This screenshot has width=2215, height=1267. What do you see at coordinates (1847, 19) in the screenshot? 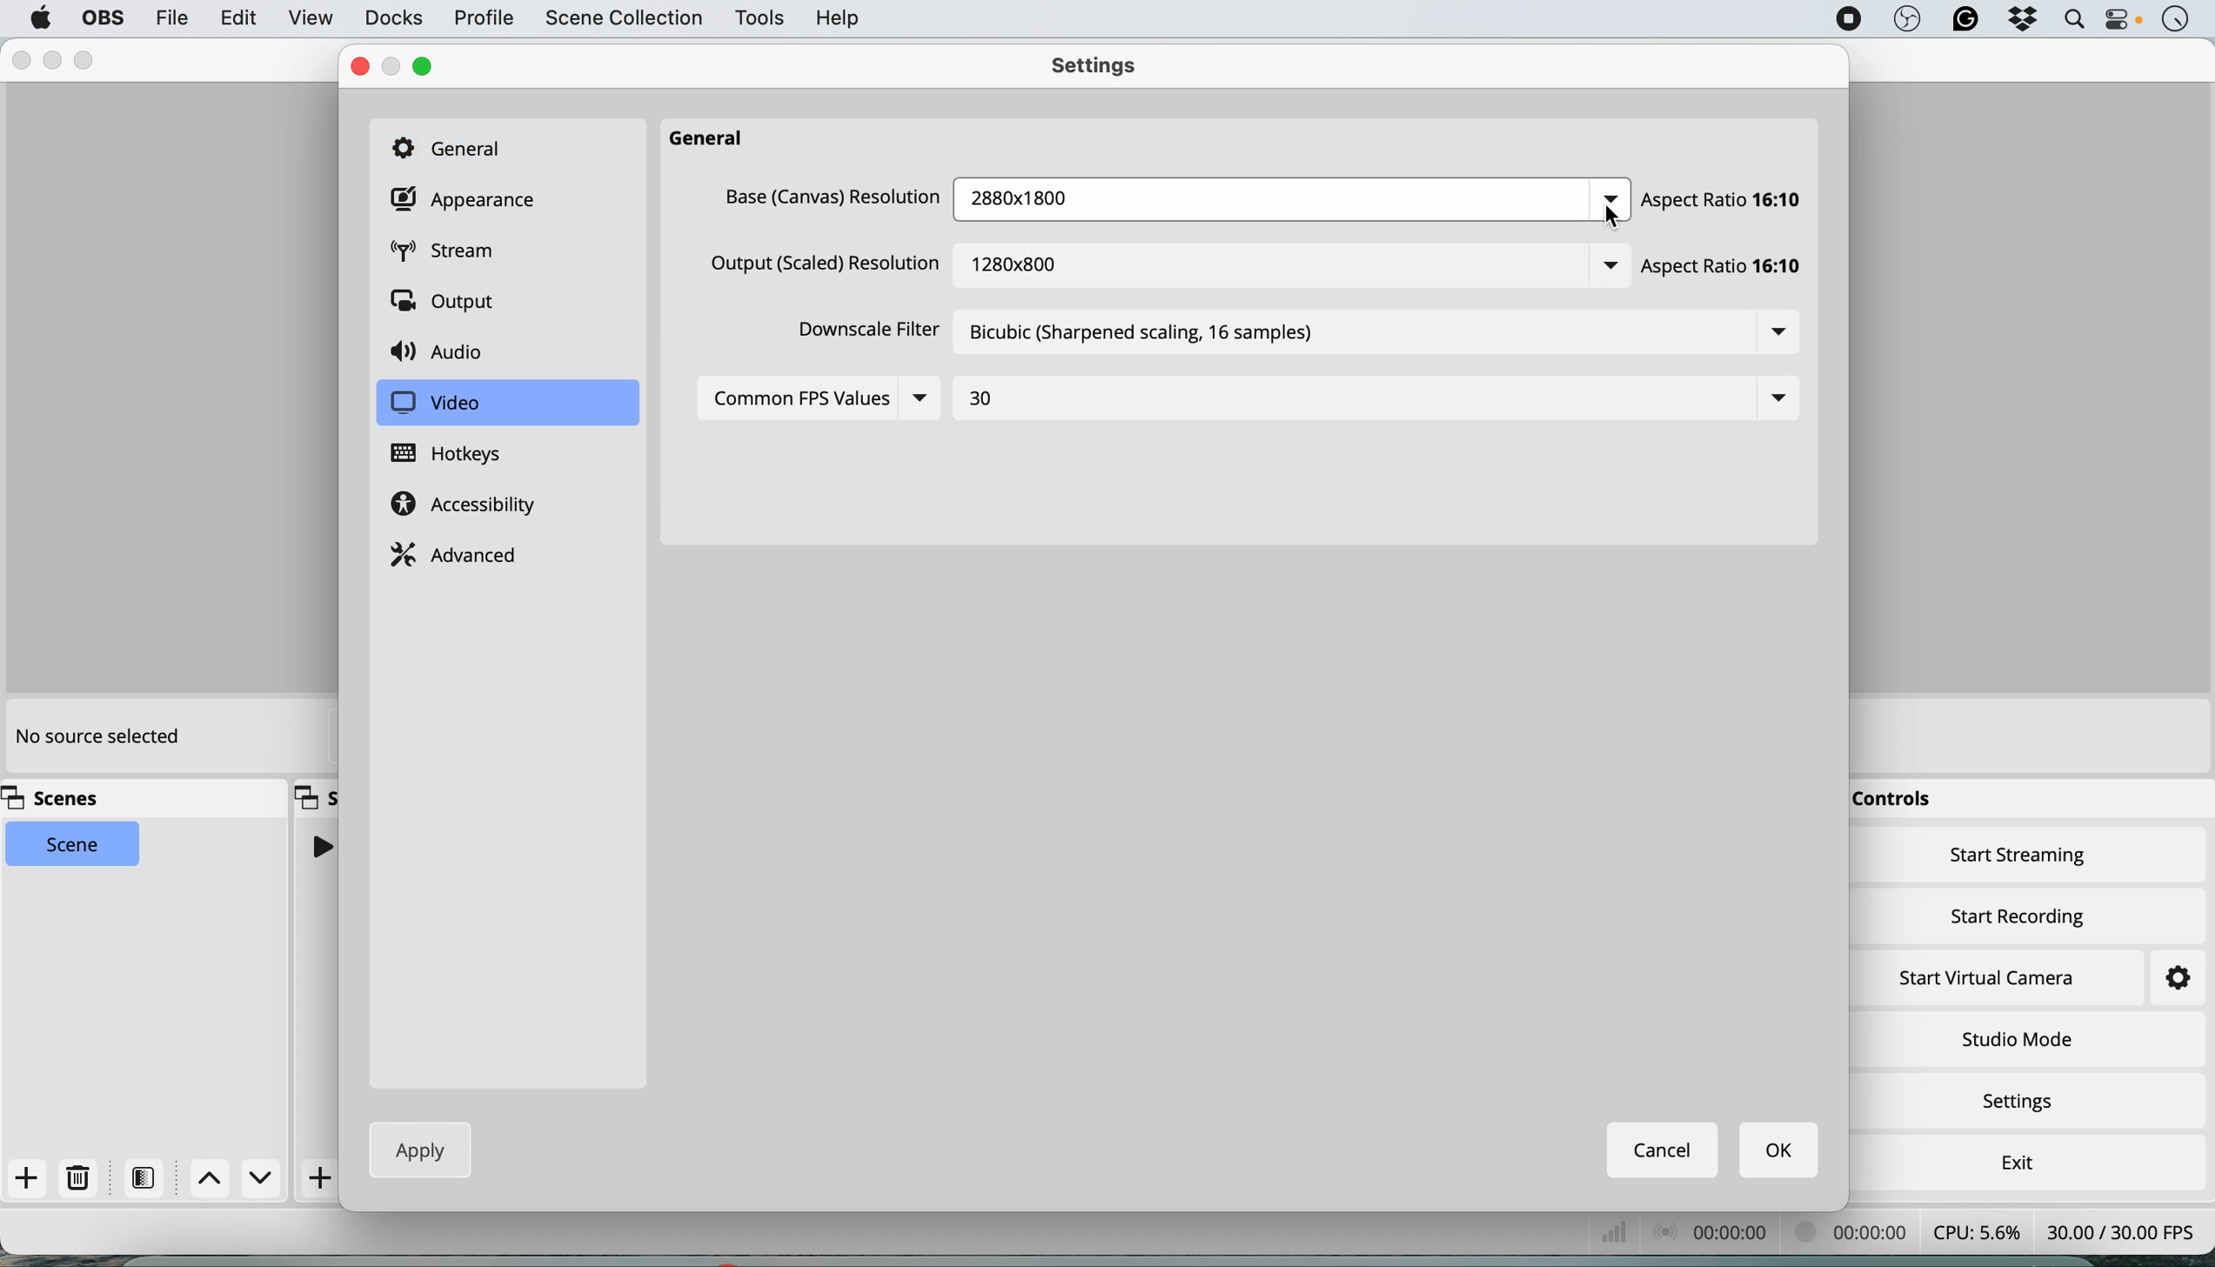
I see `screen recorder` at bounding box center [1847, 19].